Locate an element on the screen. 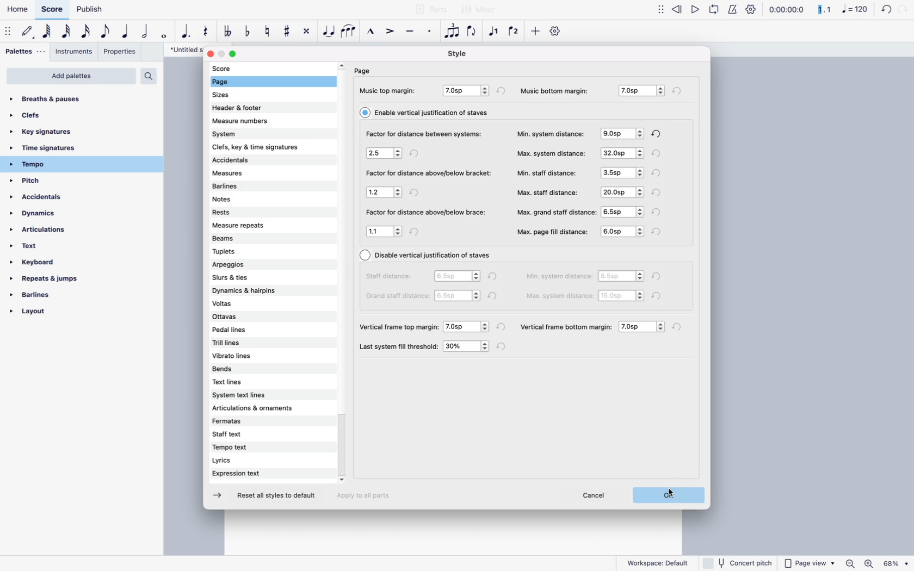 The width and height of the screenshot is (914, 571). refresh is located at coordinates (680, 327).